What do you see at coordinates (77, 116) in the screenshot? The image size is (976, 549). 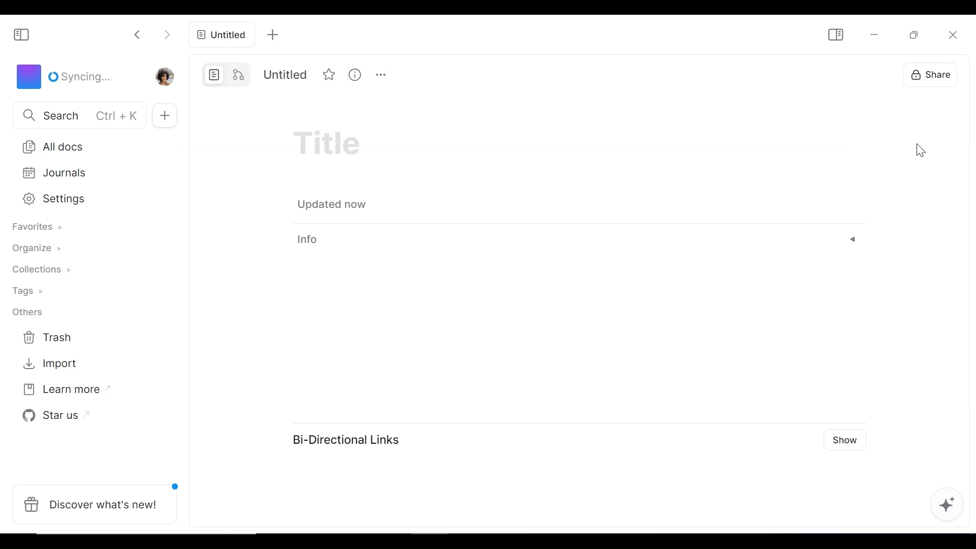 I see `Search` at bounding box center [77, 116].